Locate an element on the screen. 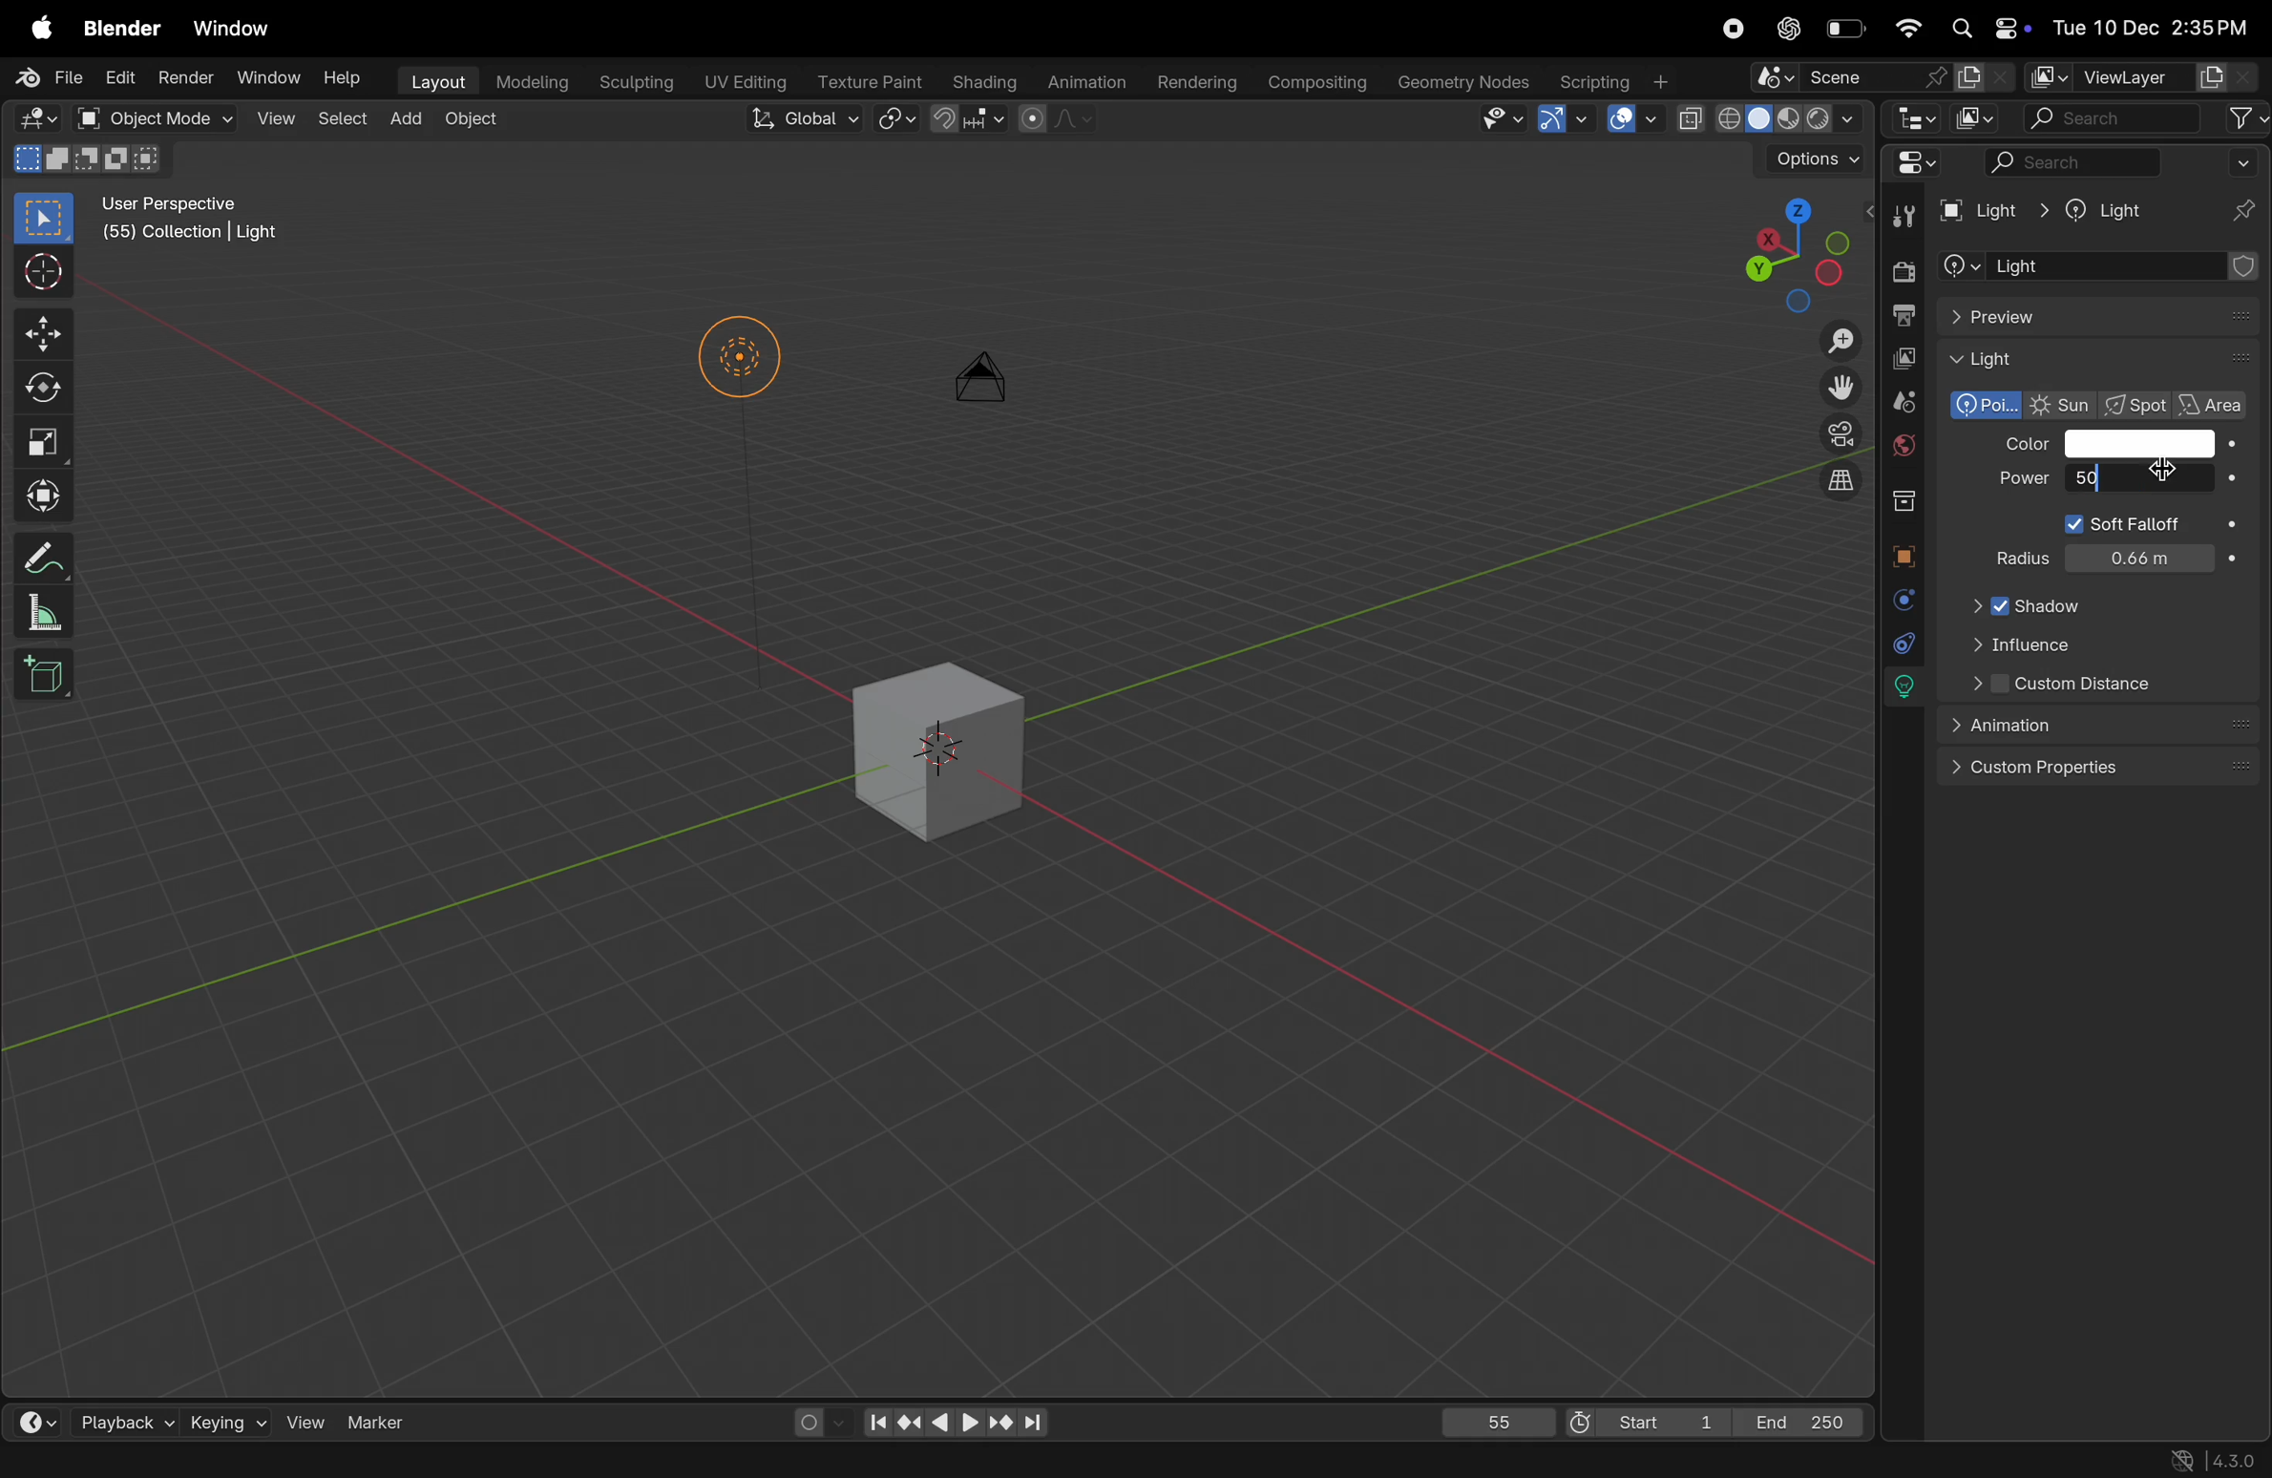 Image resolution: width=2272 pixels, height=1478 pixels. add object contrastaint is located at coordinates (2096, 266).